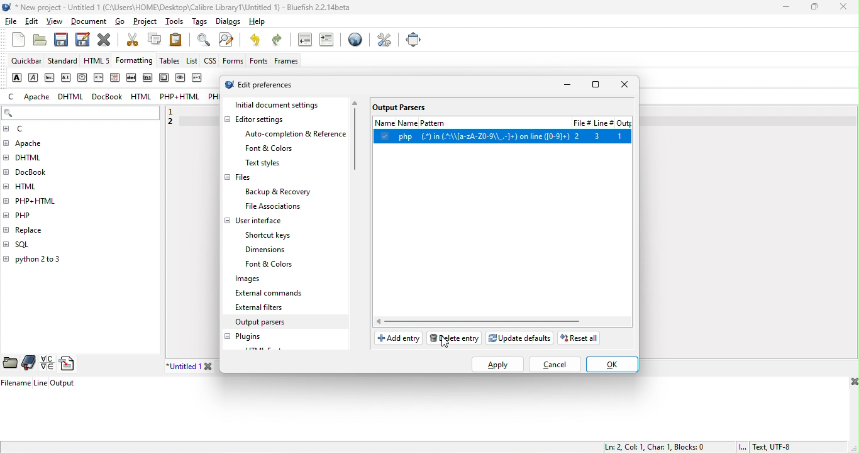  Describe the element at coordinates (211, 62) in the screenshot. I see `css` at that location.